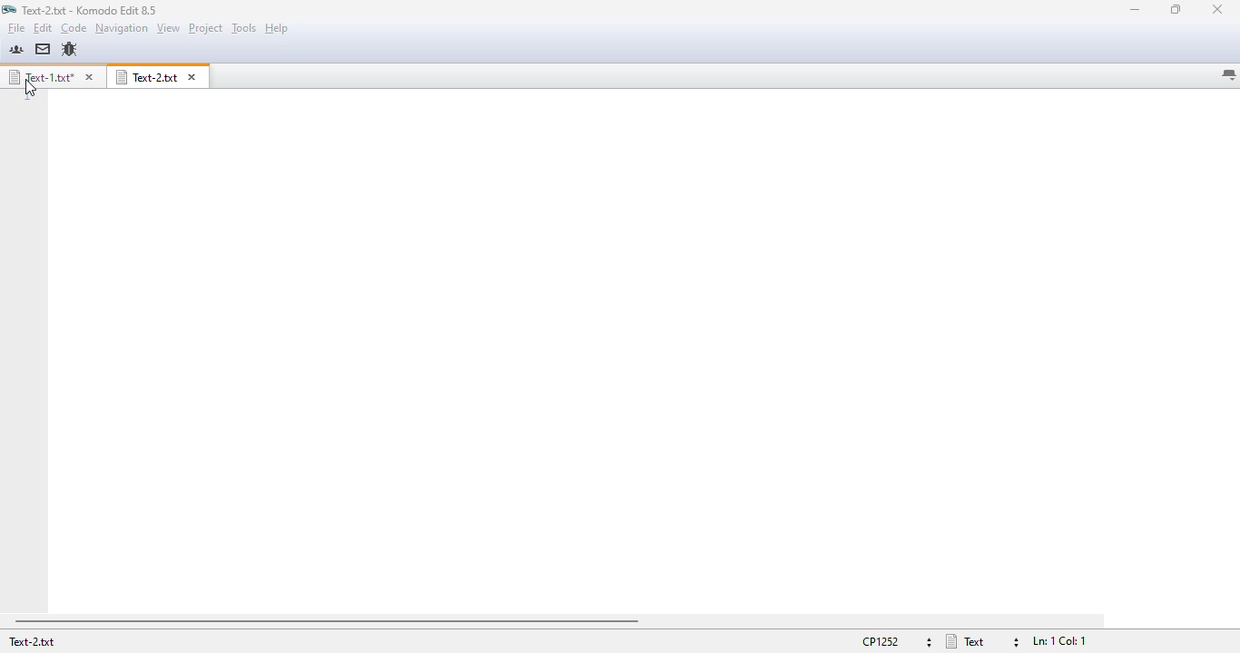 The width and height of the screenshot is (1240, 653). What do you see at coordinates (277, 29) in the screenshot?
I see `help` at bounding box center [277, 29].